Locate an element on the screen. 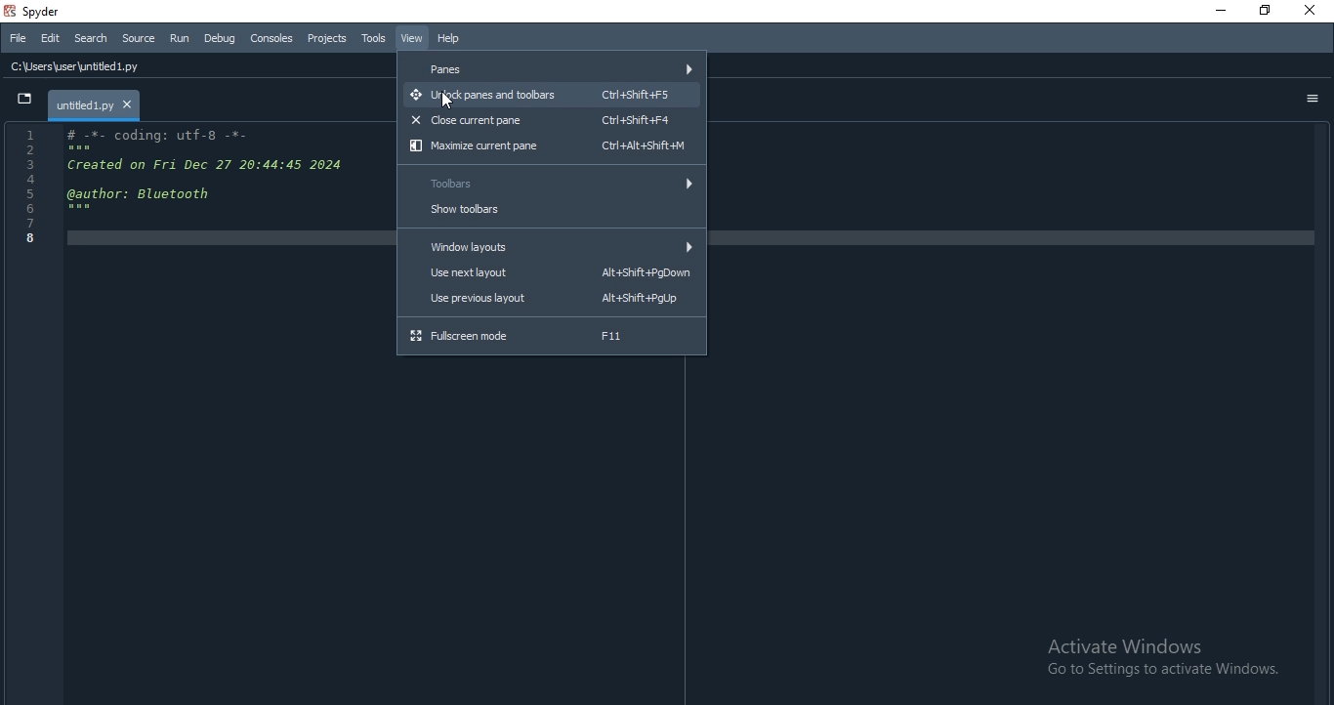 The image size is (1334, 705). Restore is located at coordinates (1265, 10).